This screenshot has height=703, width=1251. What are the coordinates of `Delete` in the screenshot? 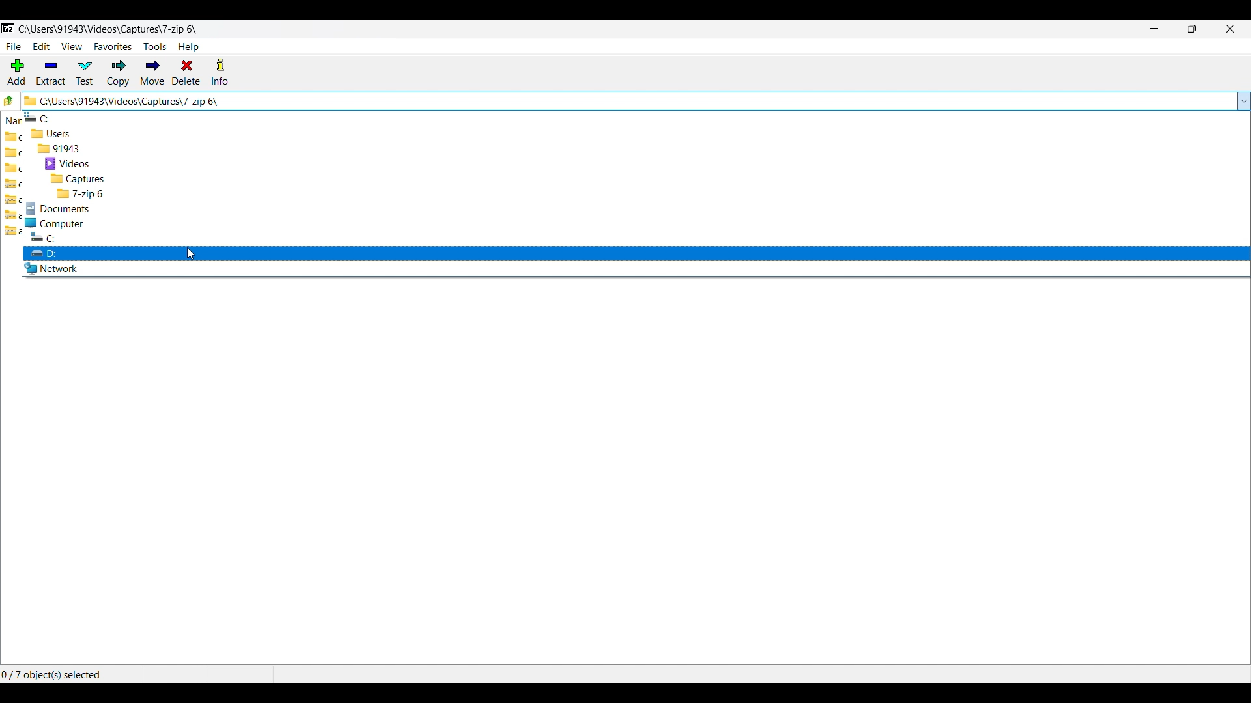 It's located at (186, 72).